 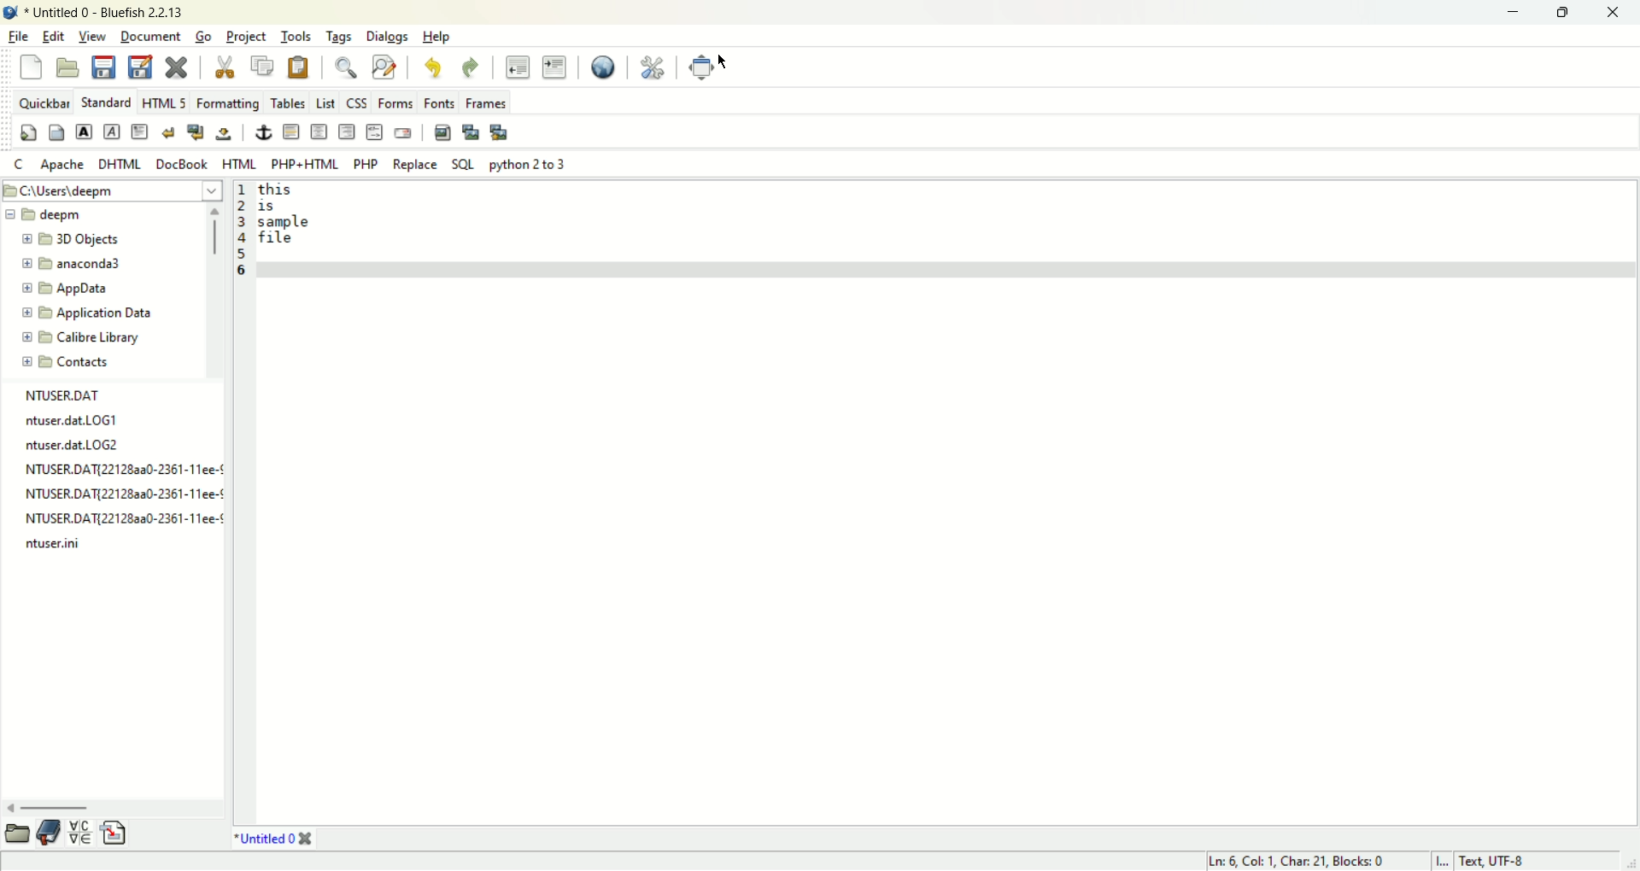 I want to click on app data, so click(x=65, y=289).